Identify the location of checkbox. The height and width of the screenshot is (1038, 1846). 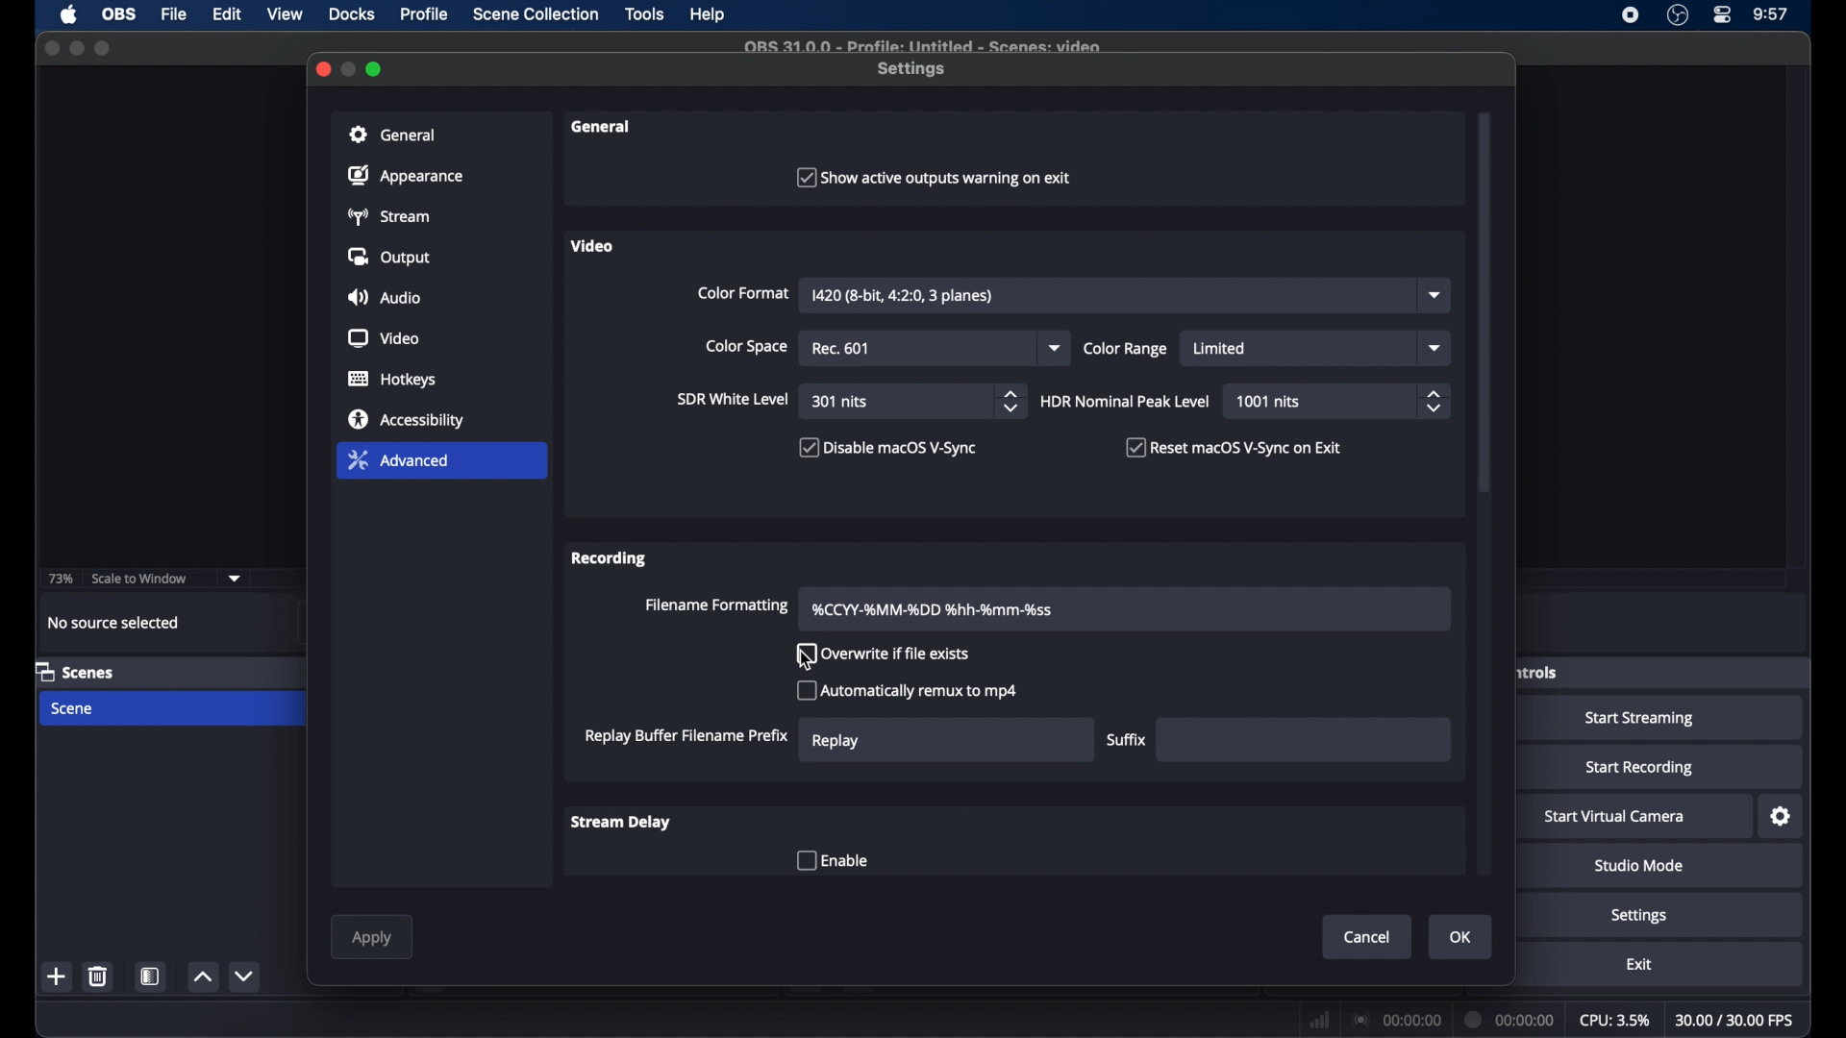
(888, 447).